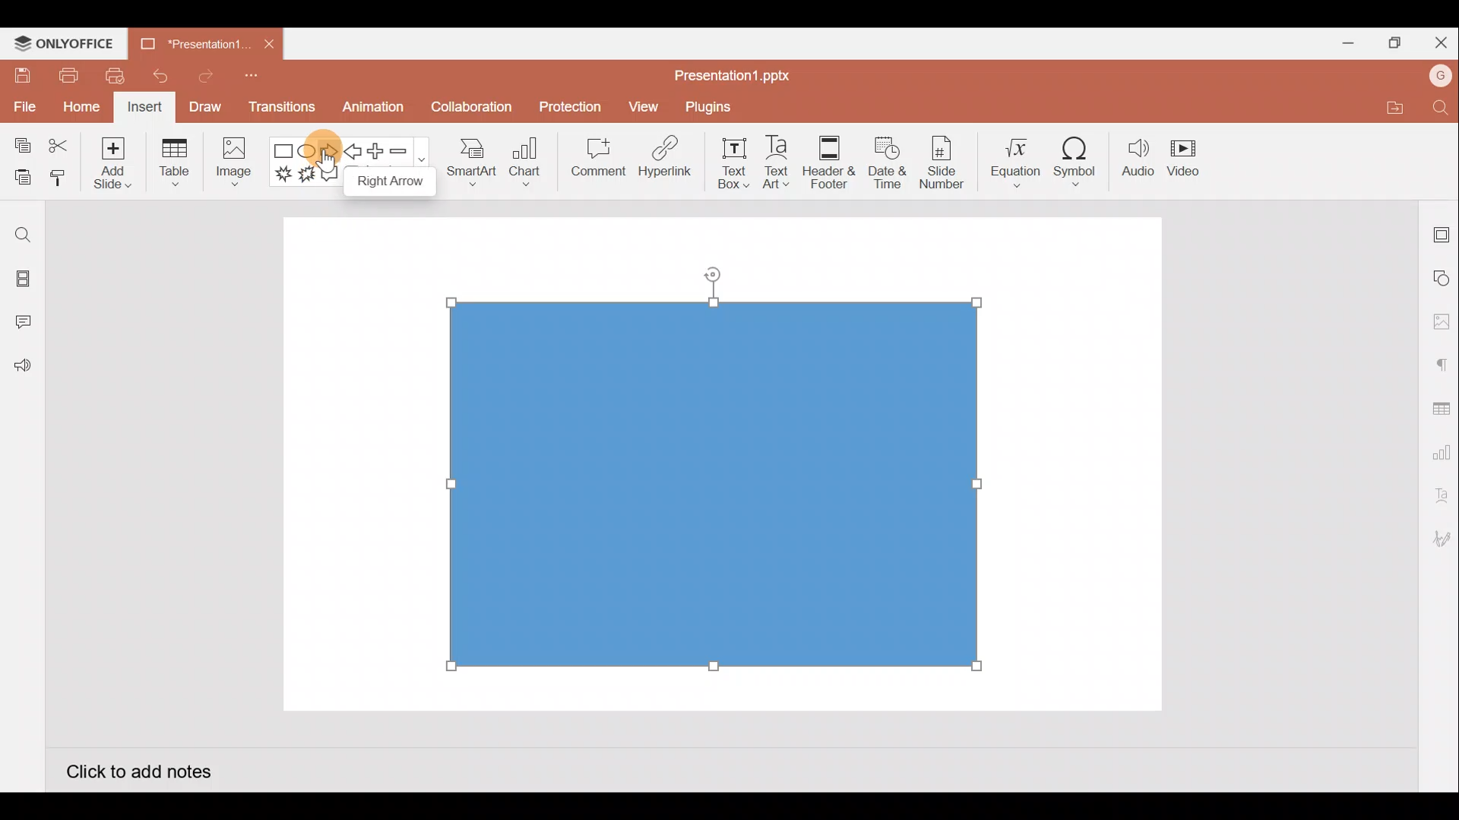  What do you see at coordinates (713, 481) in the screenshot?
I see `Inserted rectangle shape on presentation slide` at bounding box center [713, 481].